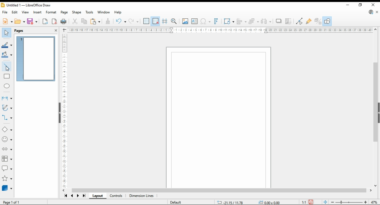  What do you see at coordinates (269, 202) in the screenshot?
I see `0.00x0.00` at bounding box center [269, 202].